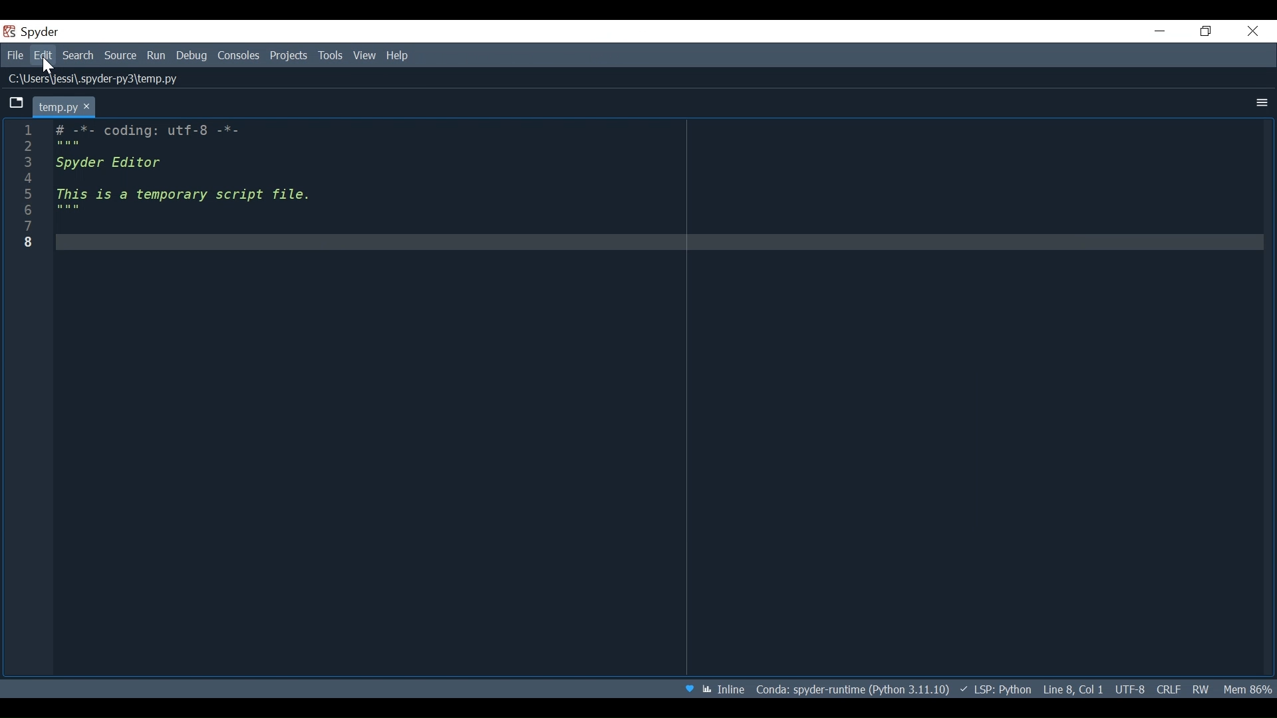  I want to click on code, so click(656, 400).